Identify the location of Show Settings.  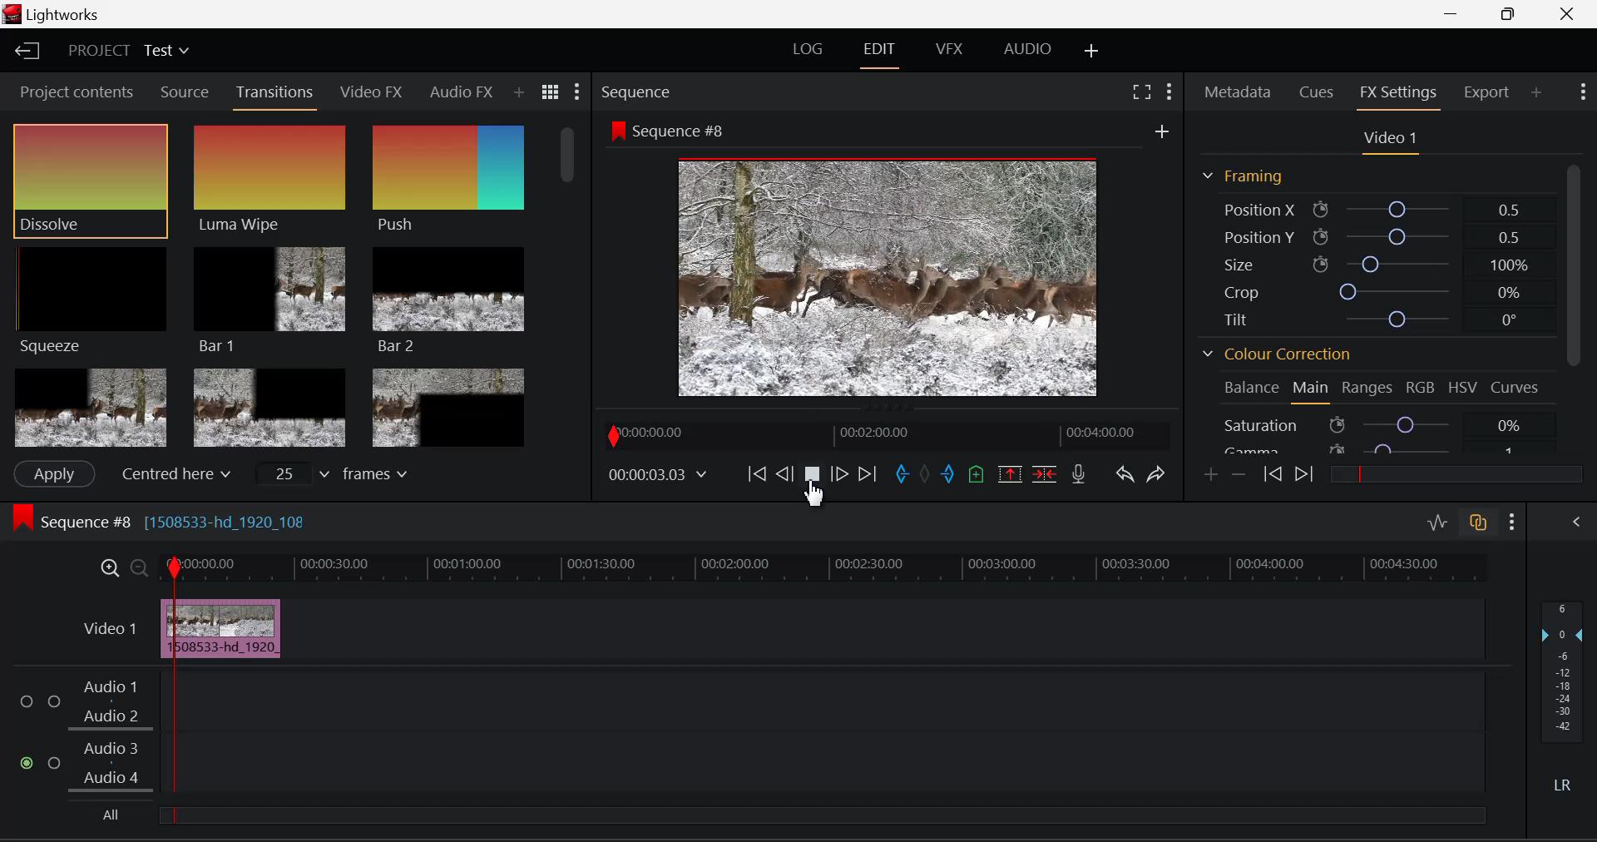
(578, 91).